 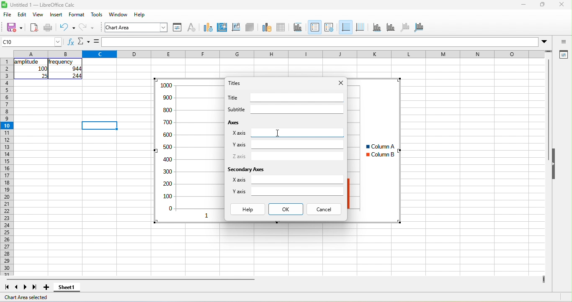 What do you see at coordinates (25, 287) in the screenshot?
I see `next sheet` at bounding box center [25, 287].